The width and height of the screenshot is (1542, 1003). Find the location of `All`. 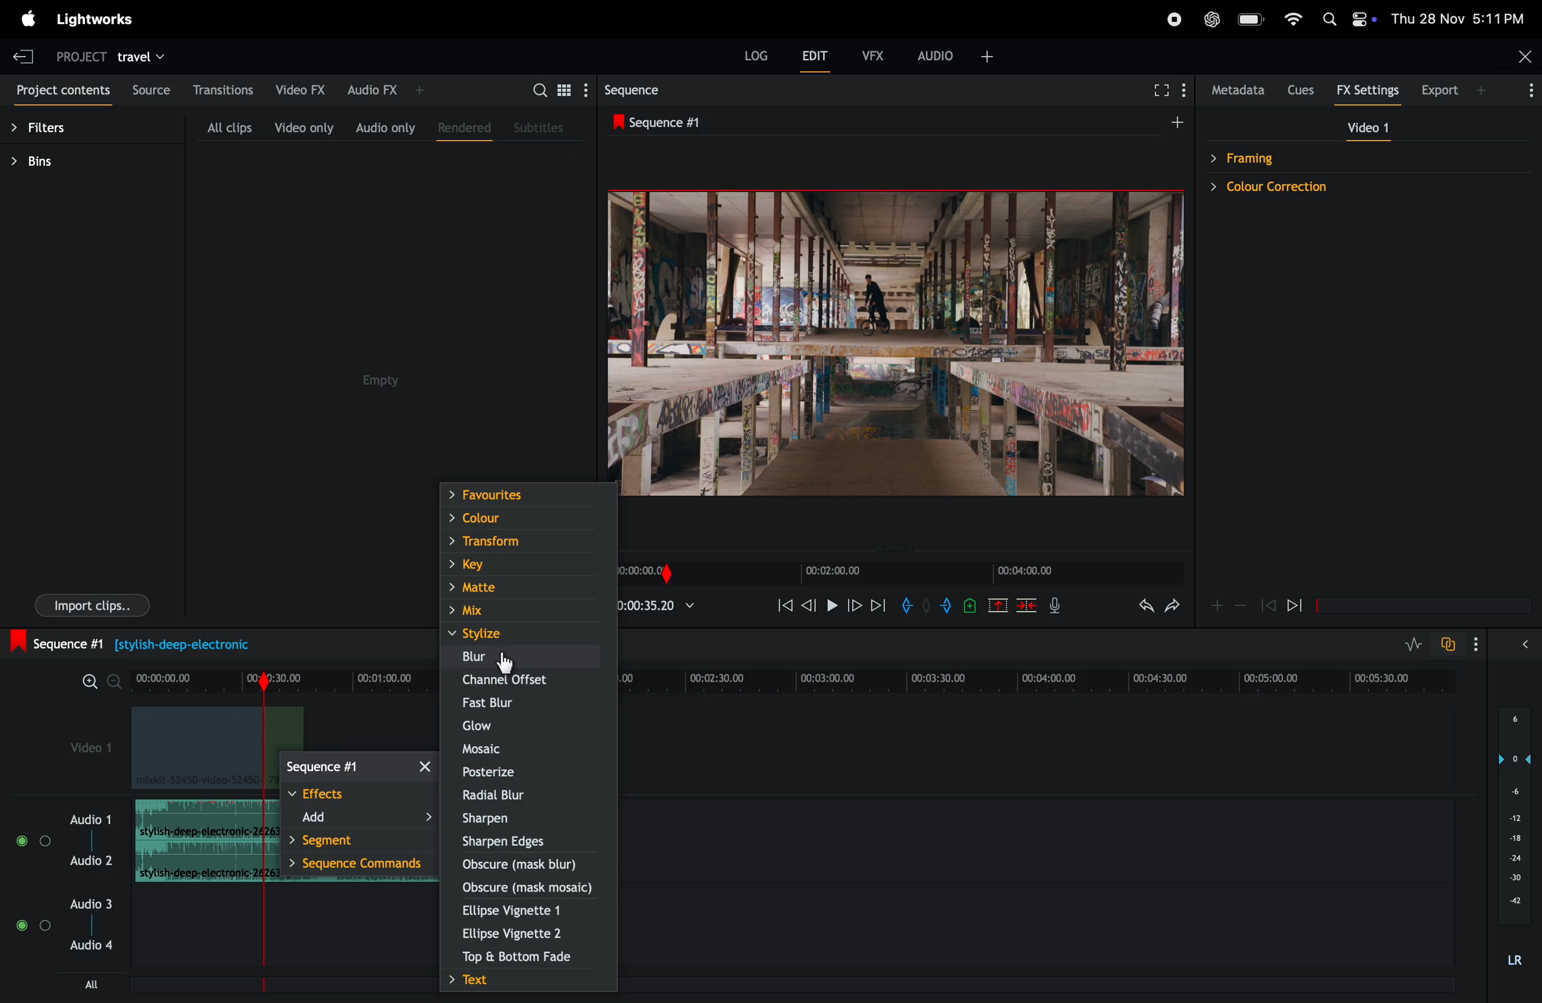

All is located at coordinates (104, 984).